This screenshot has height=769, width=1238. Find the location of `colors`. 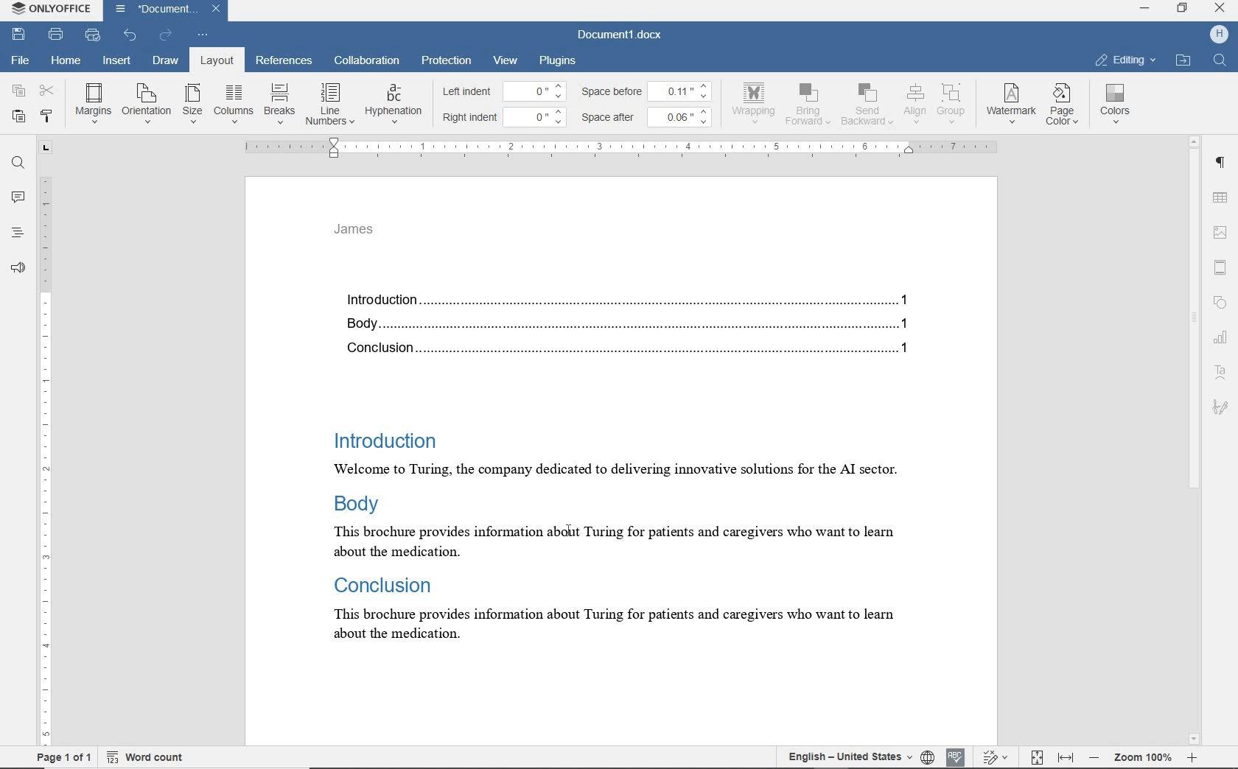

colors is located at coordinates (1118, 104).